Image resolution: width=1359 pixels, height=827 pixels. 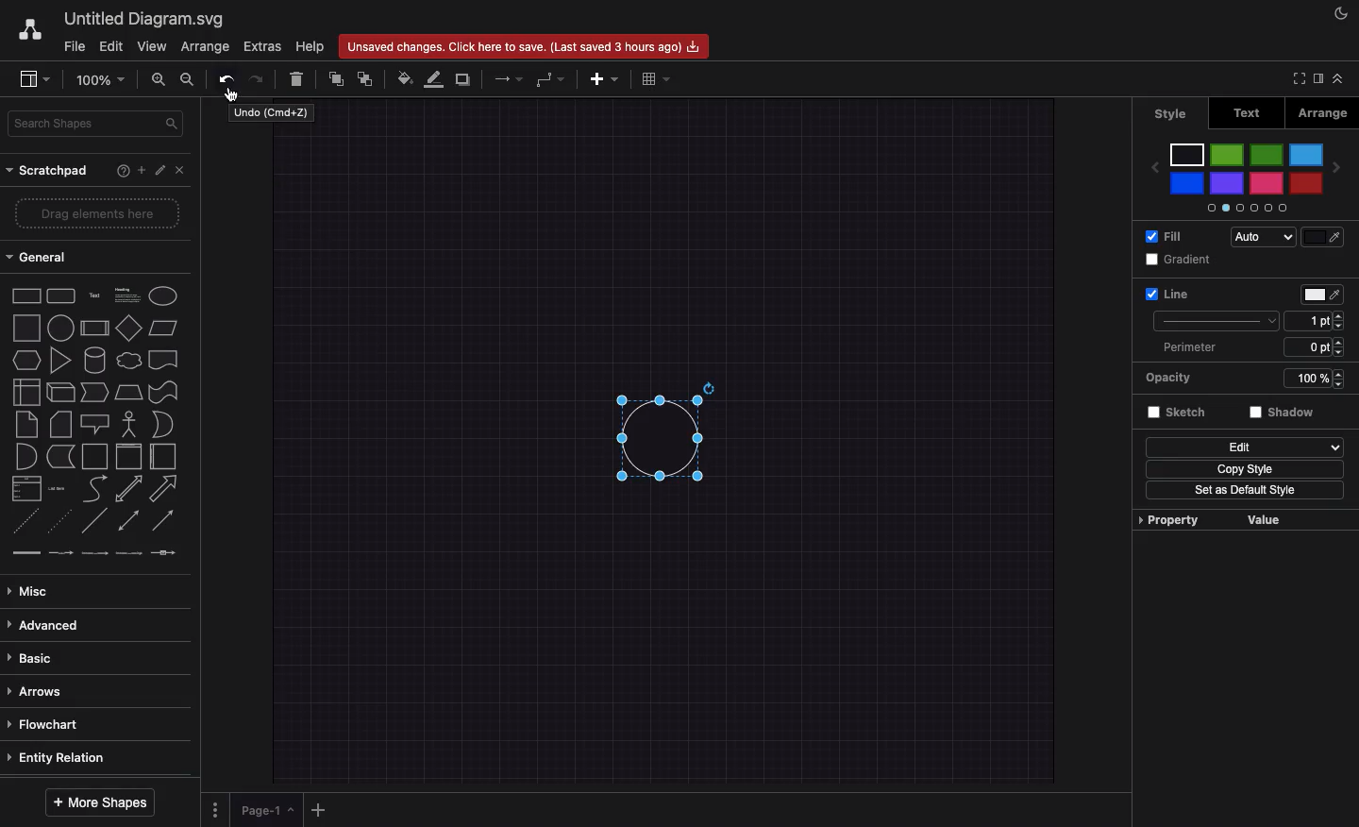 What do you see at coordinates (159, 172) in the screenshot?
I see `Edit` at bounding box center [159, 172].